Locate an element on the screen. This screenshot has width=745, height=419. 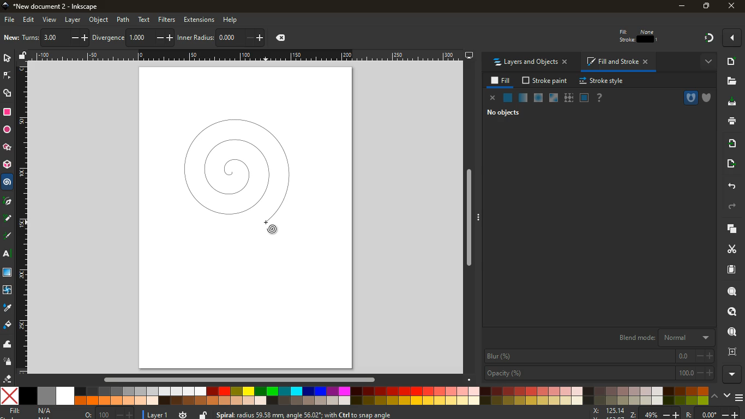
texture is located at coordinates (568, 98).